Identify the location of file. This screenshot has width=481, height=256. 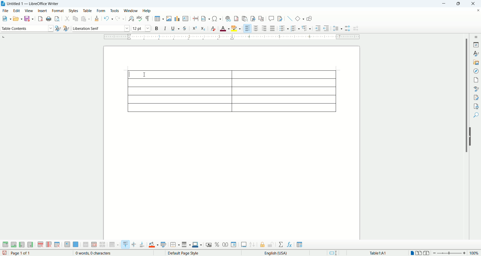
(6, 11).